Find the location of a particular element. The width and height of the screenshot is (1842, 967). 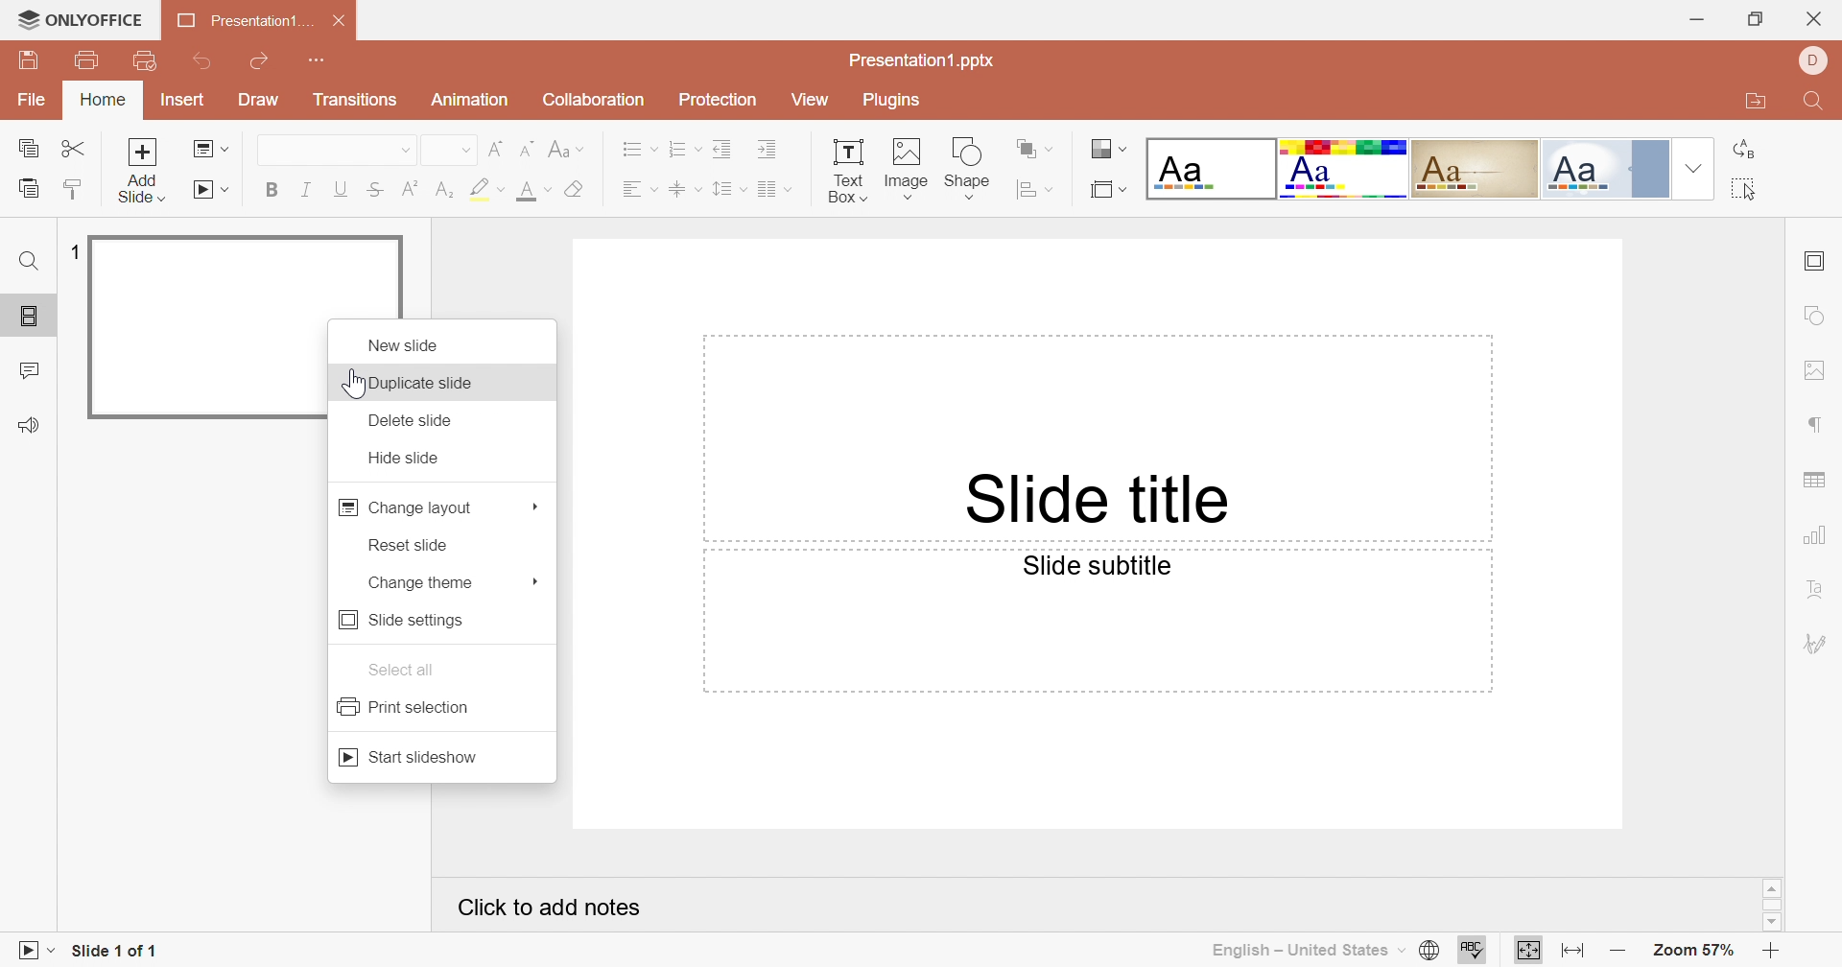

Arrange shape is located at coordinates (1025, 147).